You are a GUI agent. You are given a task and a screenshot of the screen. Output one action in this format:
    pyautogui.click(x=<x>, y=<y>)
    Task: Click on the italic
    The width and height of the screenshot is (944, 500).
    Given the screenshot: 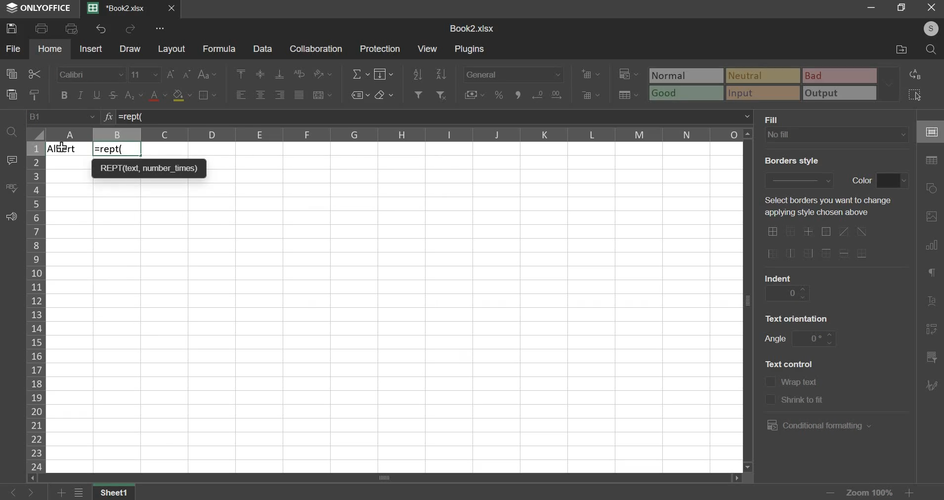 What is the action you would take?
    pyautogui.click(x=81, y=95)
    